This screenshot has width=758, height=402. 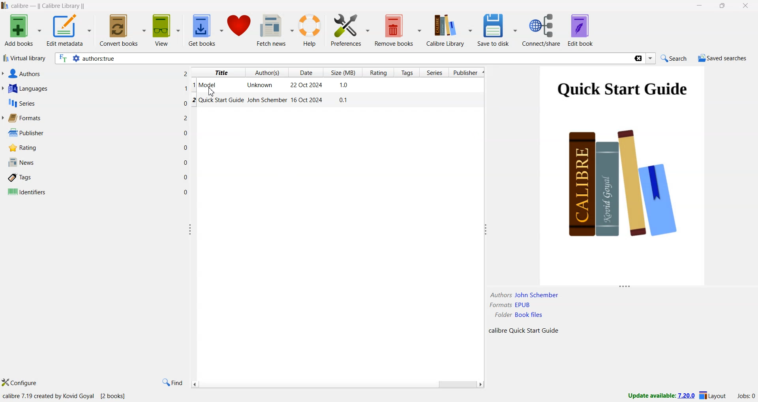 I want to click on cursor, so click(x=212, y=93).